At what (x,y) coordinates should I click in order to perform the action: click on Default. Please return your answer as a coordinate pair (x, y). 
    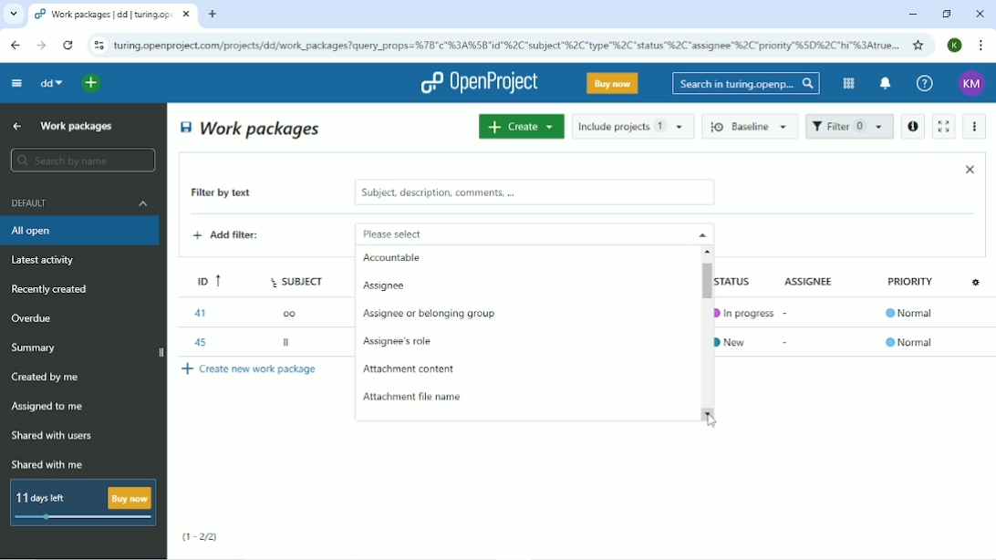
    Looking at the image, I should click on (81, 202).